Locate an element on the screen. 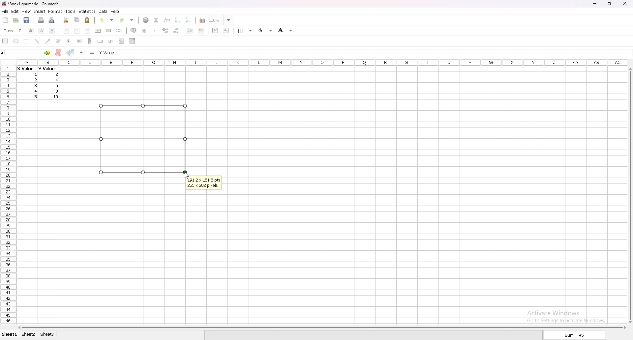  value is located at coordinates (57, 85).